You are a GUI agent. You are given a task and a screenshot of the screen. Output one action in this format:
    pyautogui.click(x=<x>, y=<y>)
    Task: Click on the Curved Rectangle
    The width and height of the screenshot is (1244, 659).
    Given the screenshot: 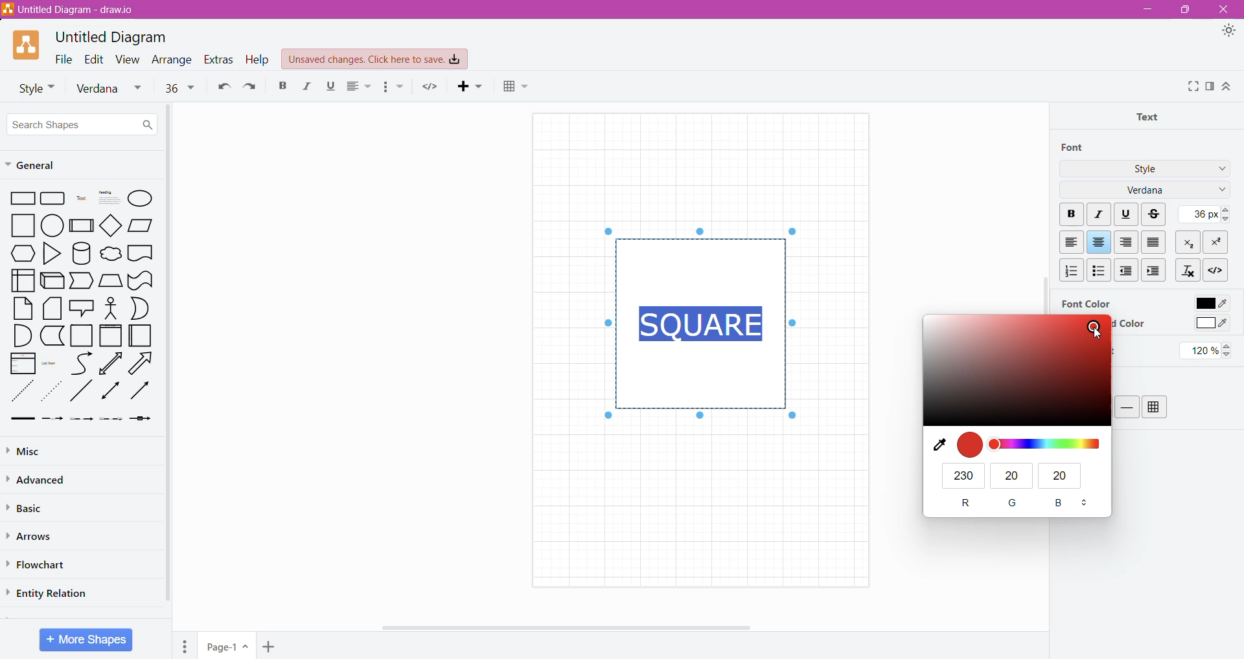 What is the action you would take?
    pyautogui.click(x=140, y=280)
    